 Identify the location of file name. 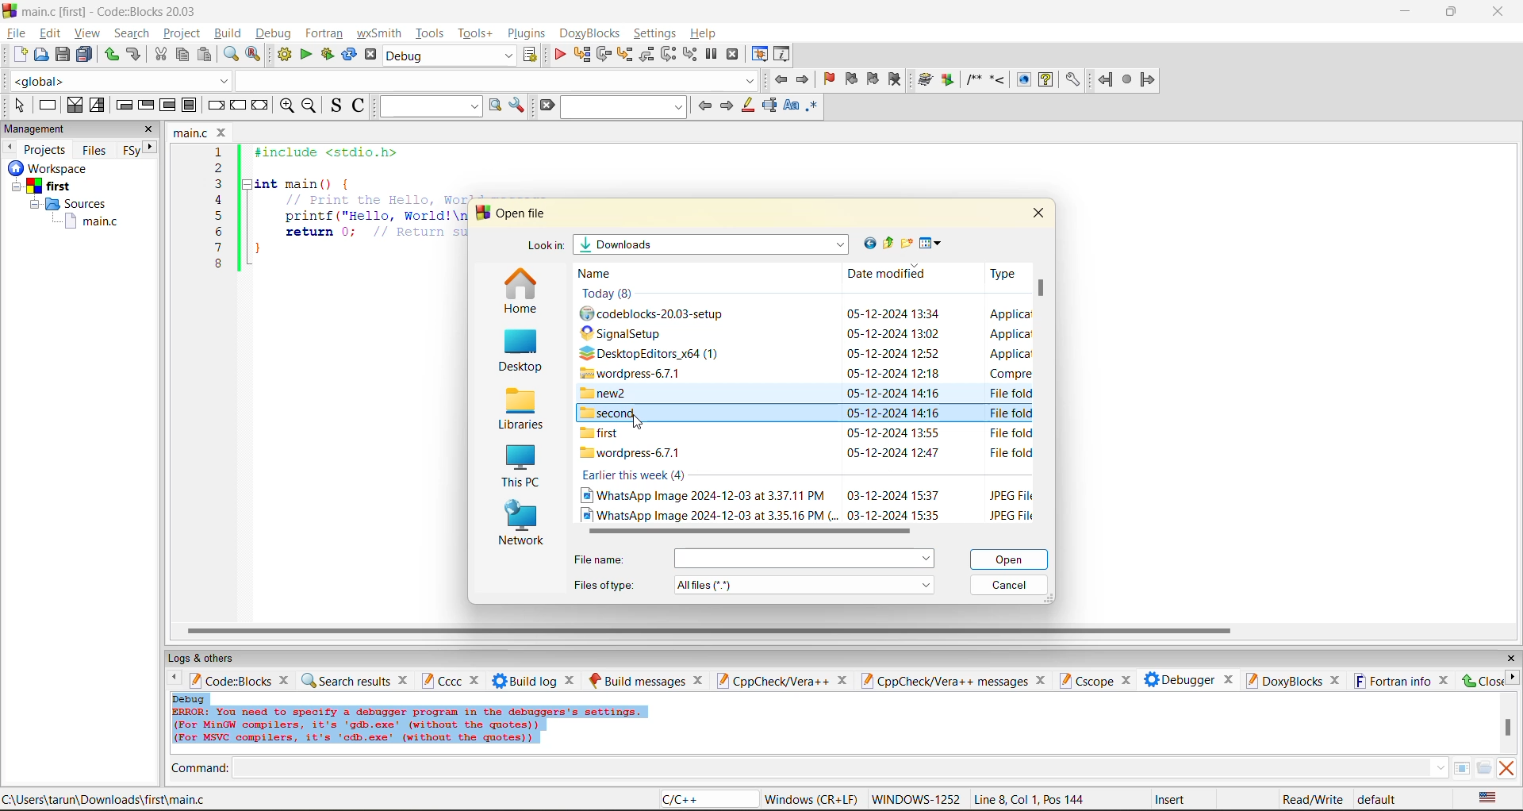
(603, 559).